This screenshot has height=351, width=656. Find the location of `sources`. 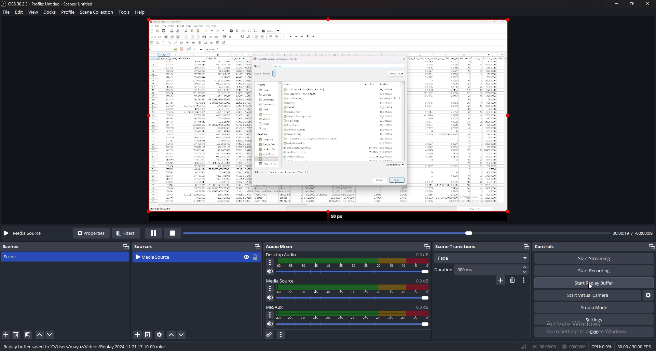

sources is located at coordinates (146, 246).